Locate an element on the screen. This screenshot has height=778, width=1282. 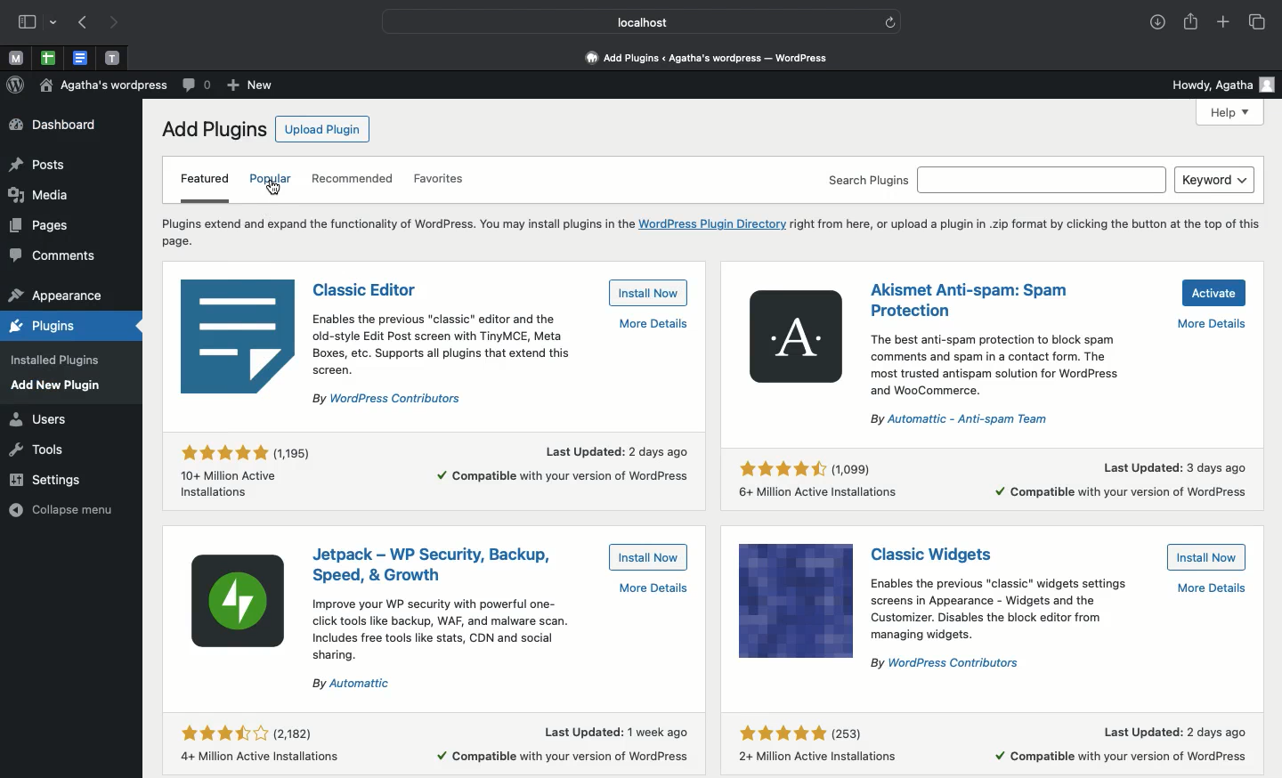
comments is located at coordinates (53, 255).